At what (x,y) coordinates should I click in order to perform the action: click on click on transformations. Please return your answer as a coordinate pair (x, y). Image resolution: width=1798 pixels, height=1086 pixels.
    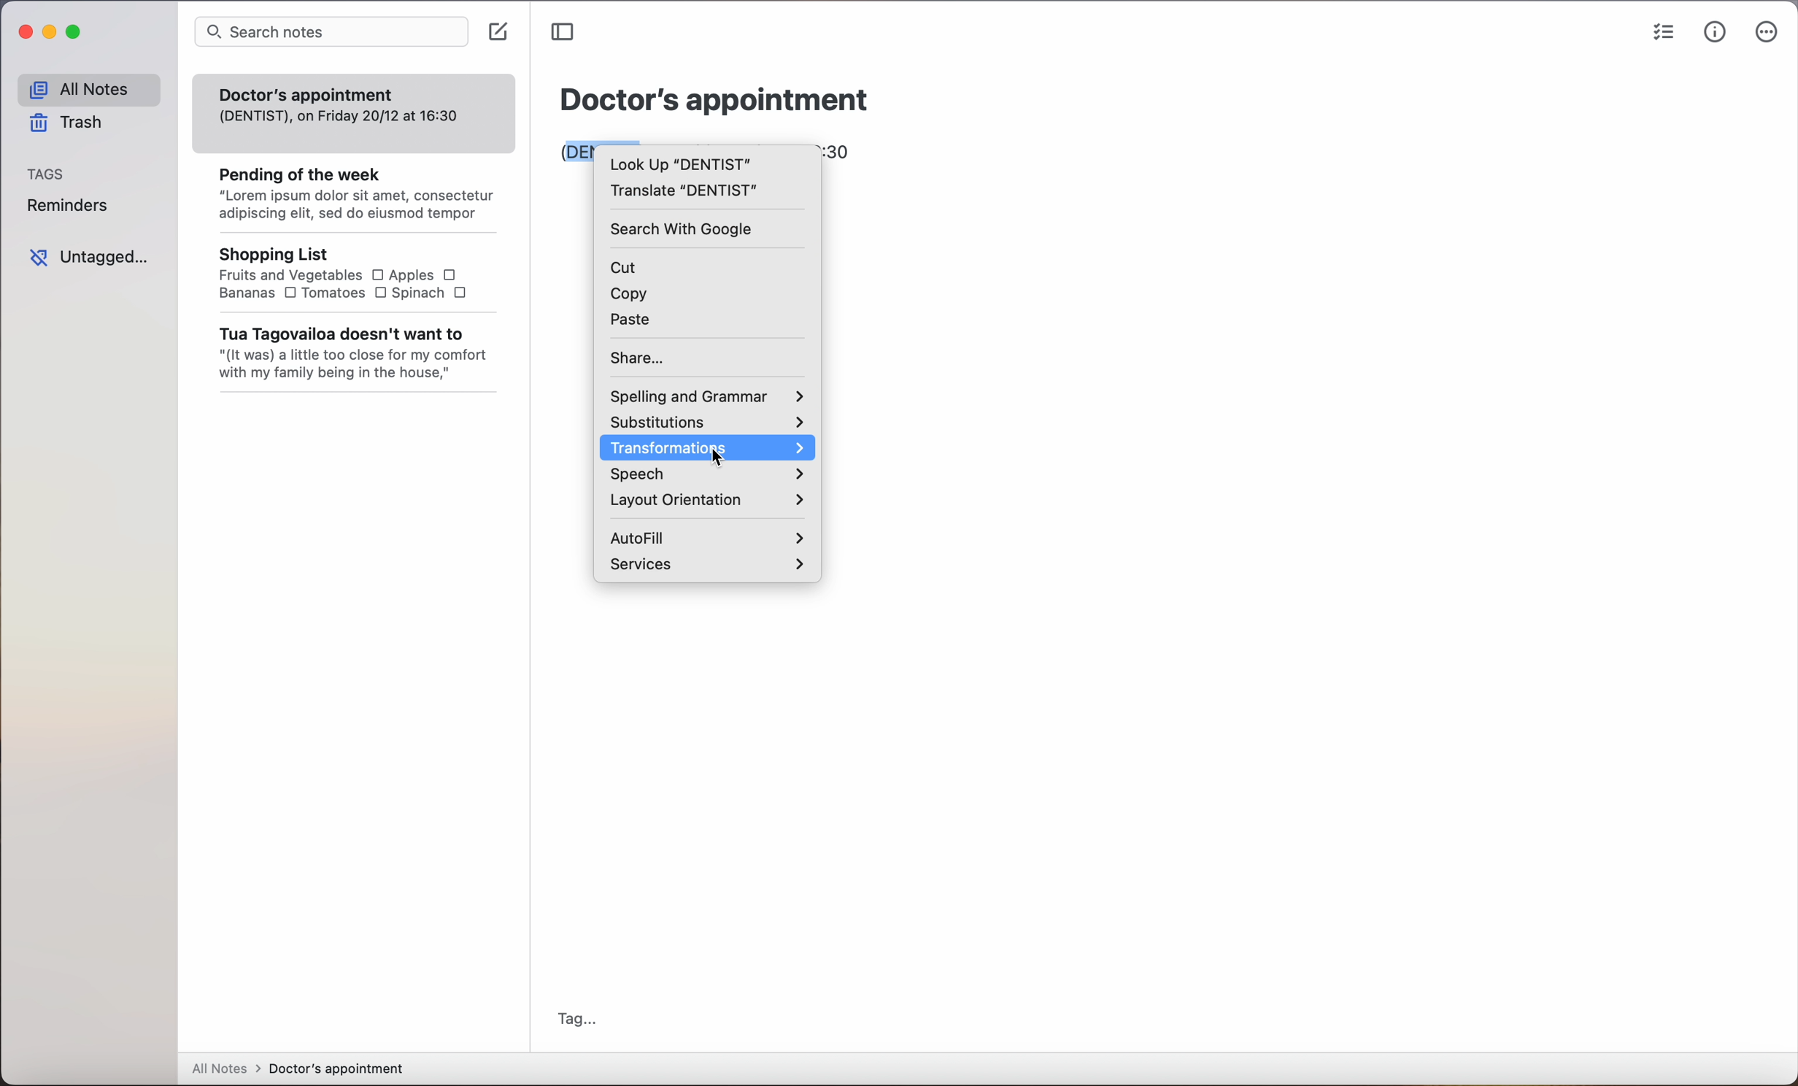
    Looking at the image, I should click on (708, 450).